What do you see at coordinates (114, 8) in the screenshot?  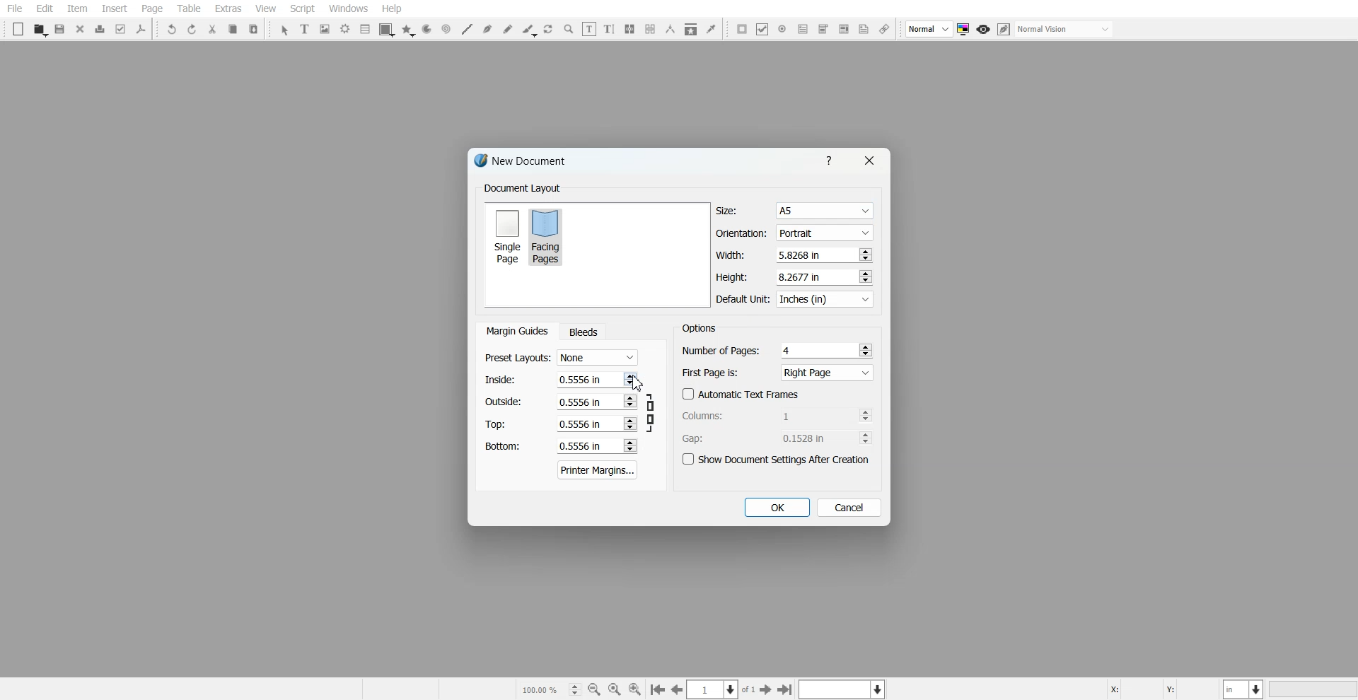 I see `Insert` at bounding box center [114, 8].